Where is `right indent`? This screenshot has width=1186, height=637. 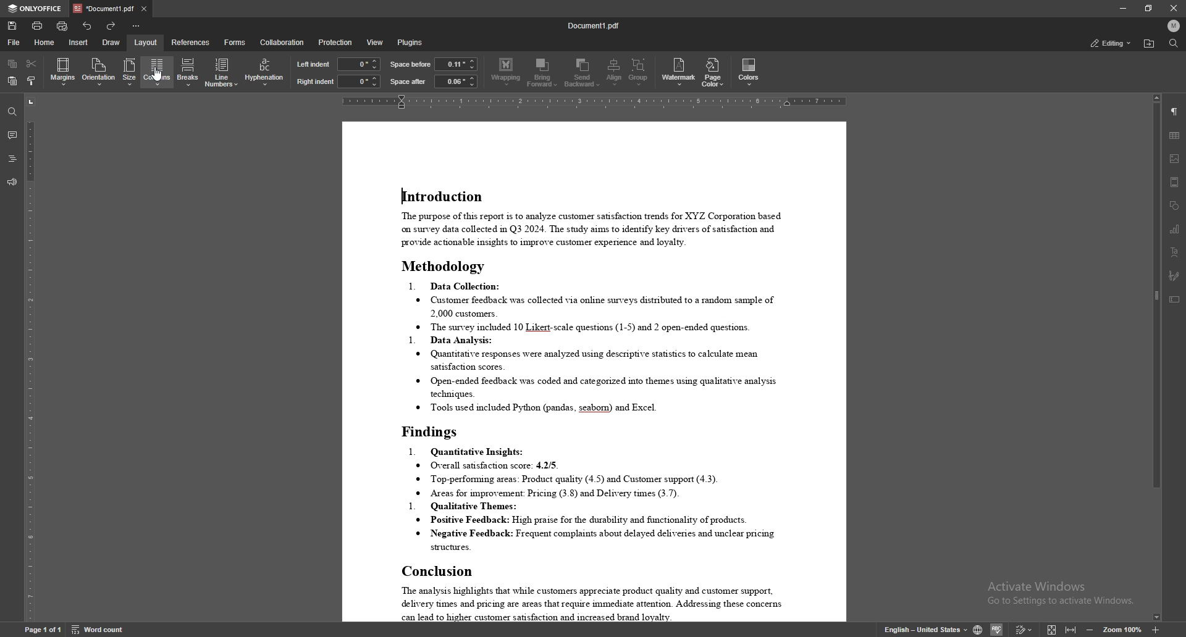 right indent is located at coordinates (316, 81).